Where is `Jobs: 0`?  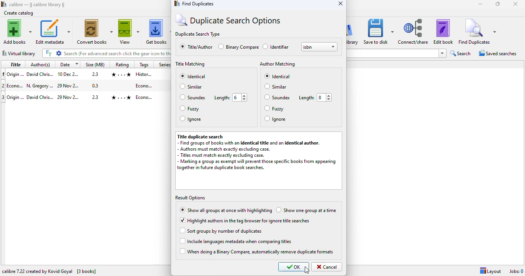 Jobs: 0 is located at coordinates (515, 270).